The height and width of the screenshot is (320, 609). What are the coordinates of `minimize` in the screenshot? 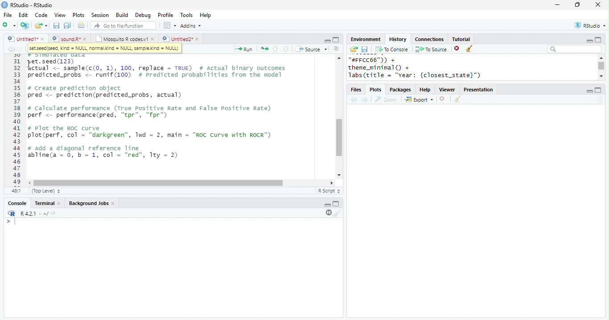 It's located at (557, 4).